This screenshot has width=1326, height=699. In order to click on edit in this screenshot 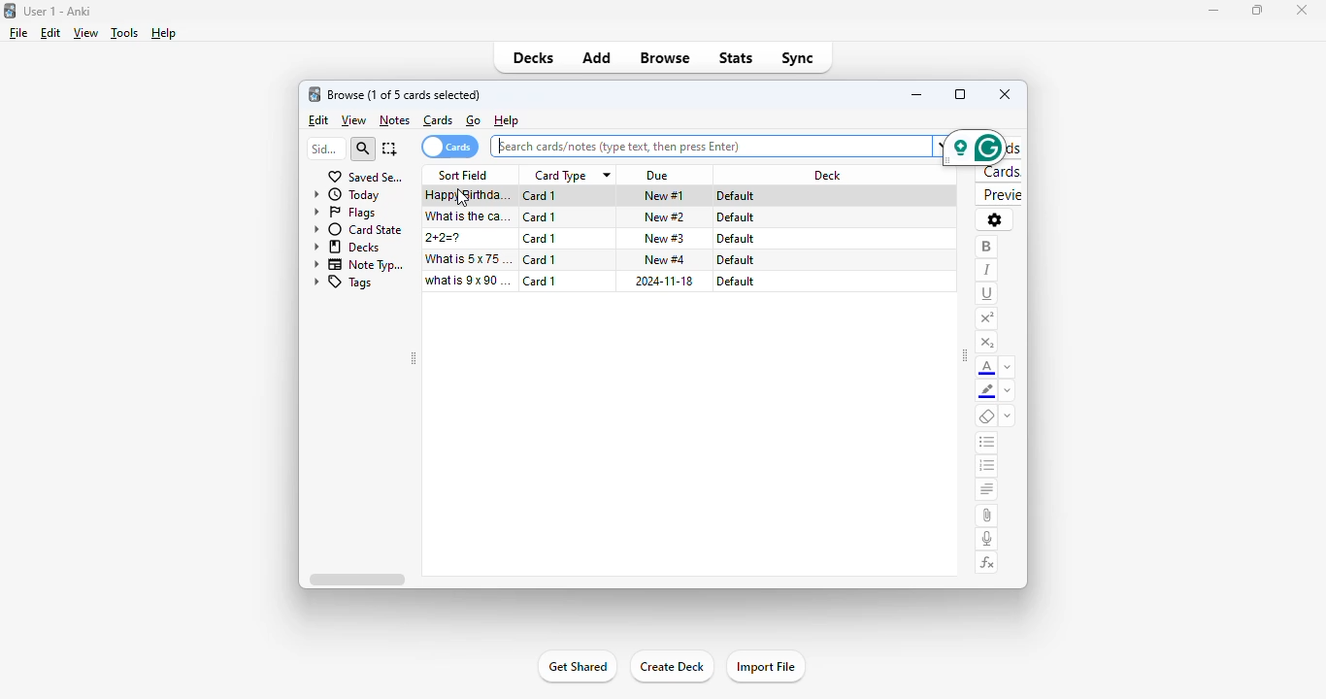, I will do `click(320, 120)`.